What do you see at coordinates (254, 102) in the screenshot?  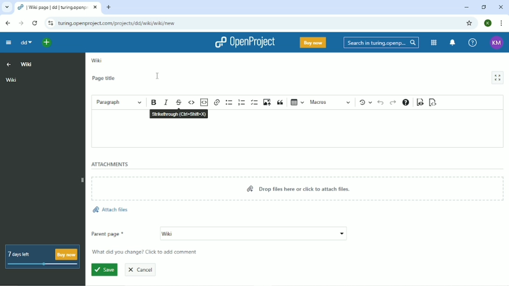 I see `To-do list` at bounding box center [254, 102].